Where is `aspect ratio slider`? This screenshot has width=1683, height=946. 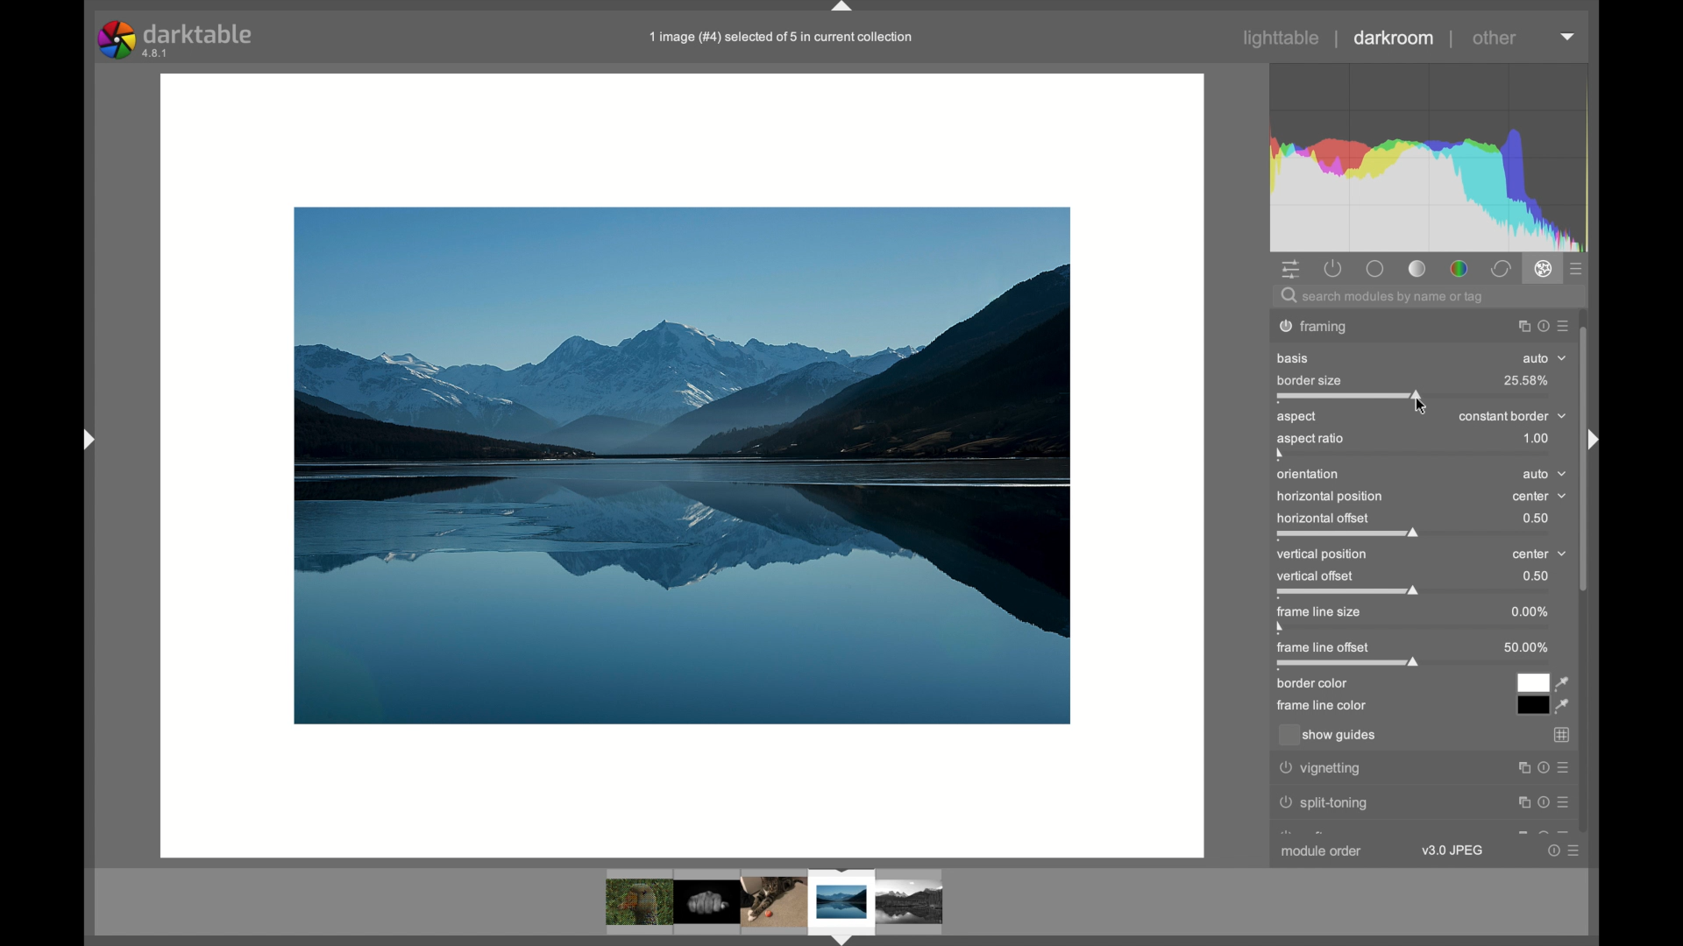
aspect ratio slider is located at coordinates (1310, 448).